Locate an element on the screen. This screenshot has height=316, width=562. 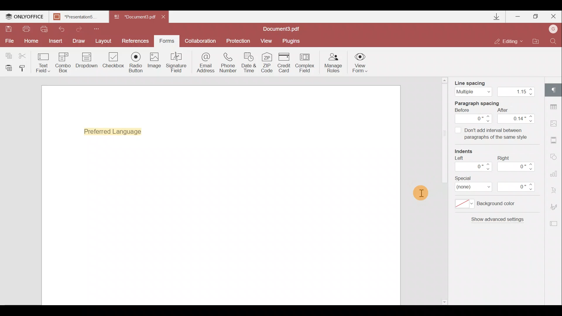
Combo box is located at coordinates (63, 61).